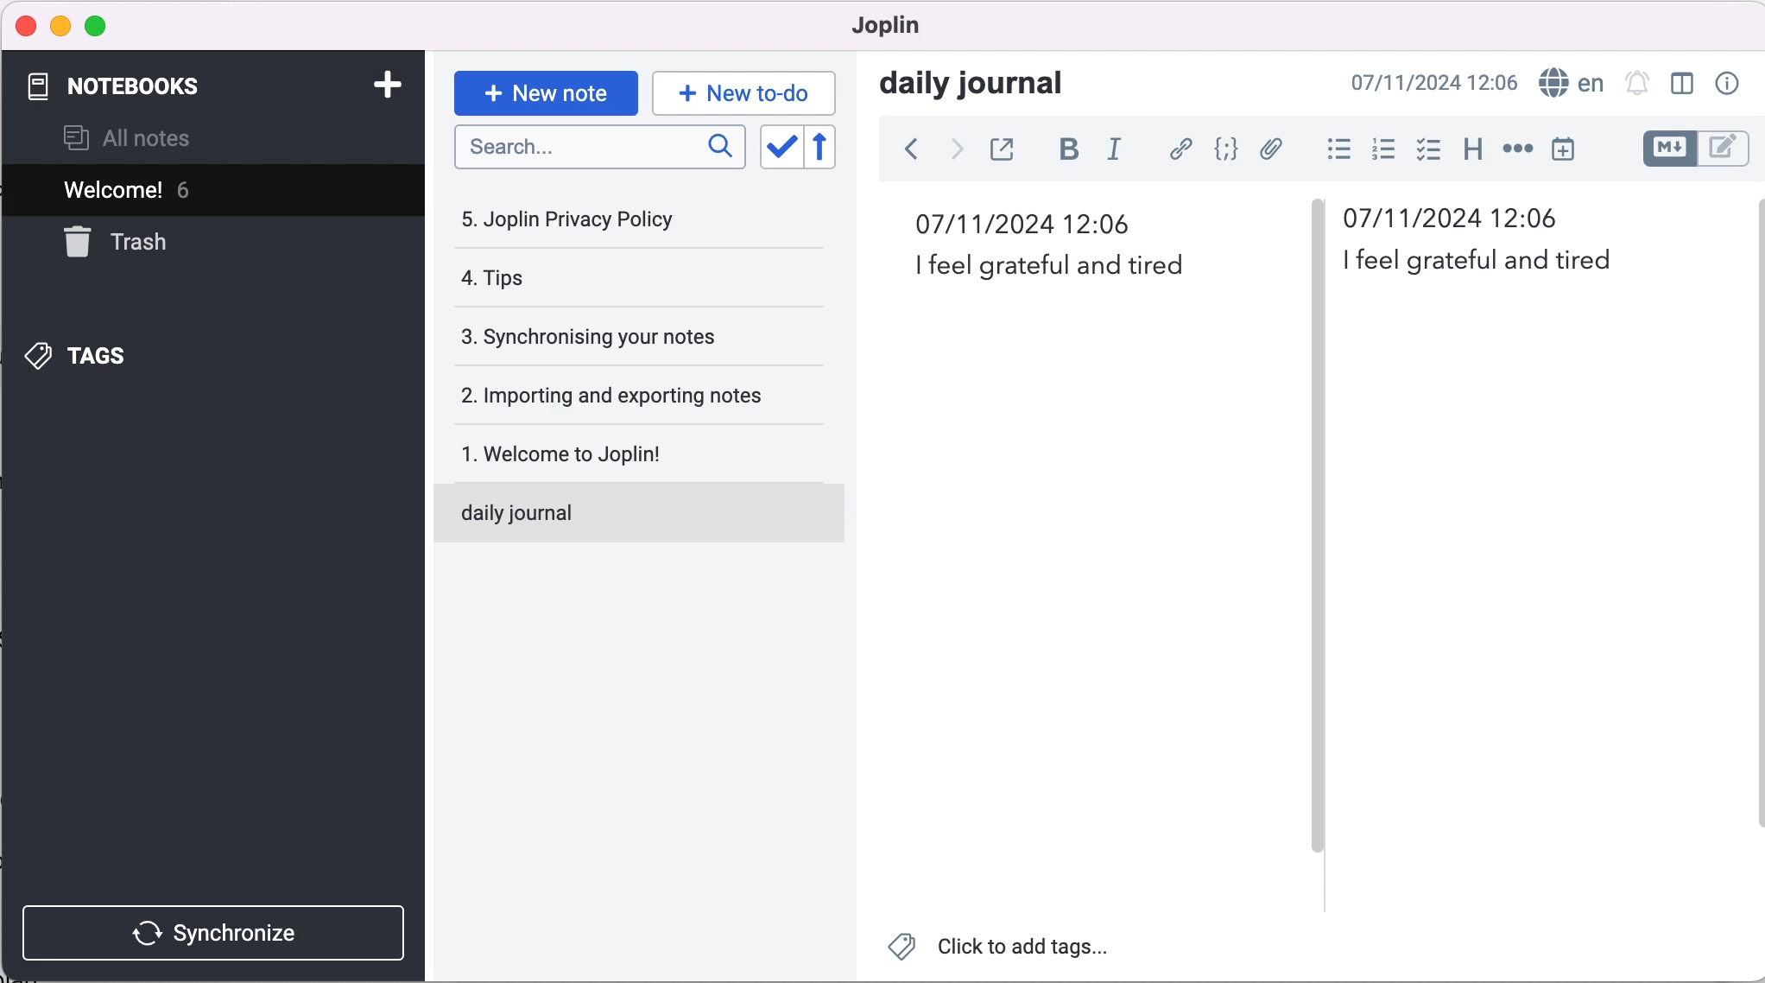  I want to click on check box, so click(1423, 149).